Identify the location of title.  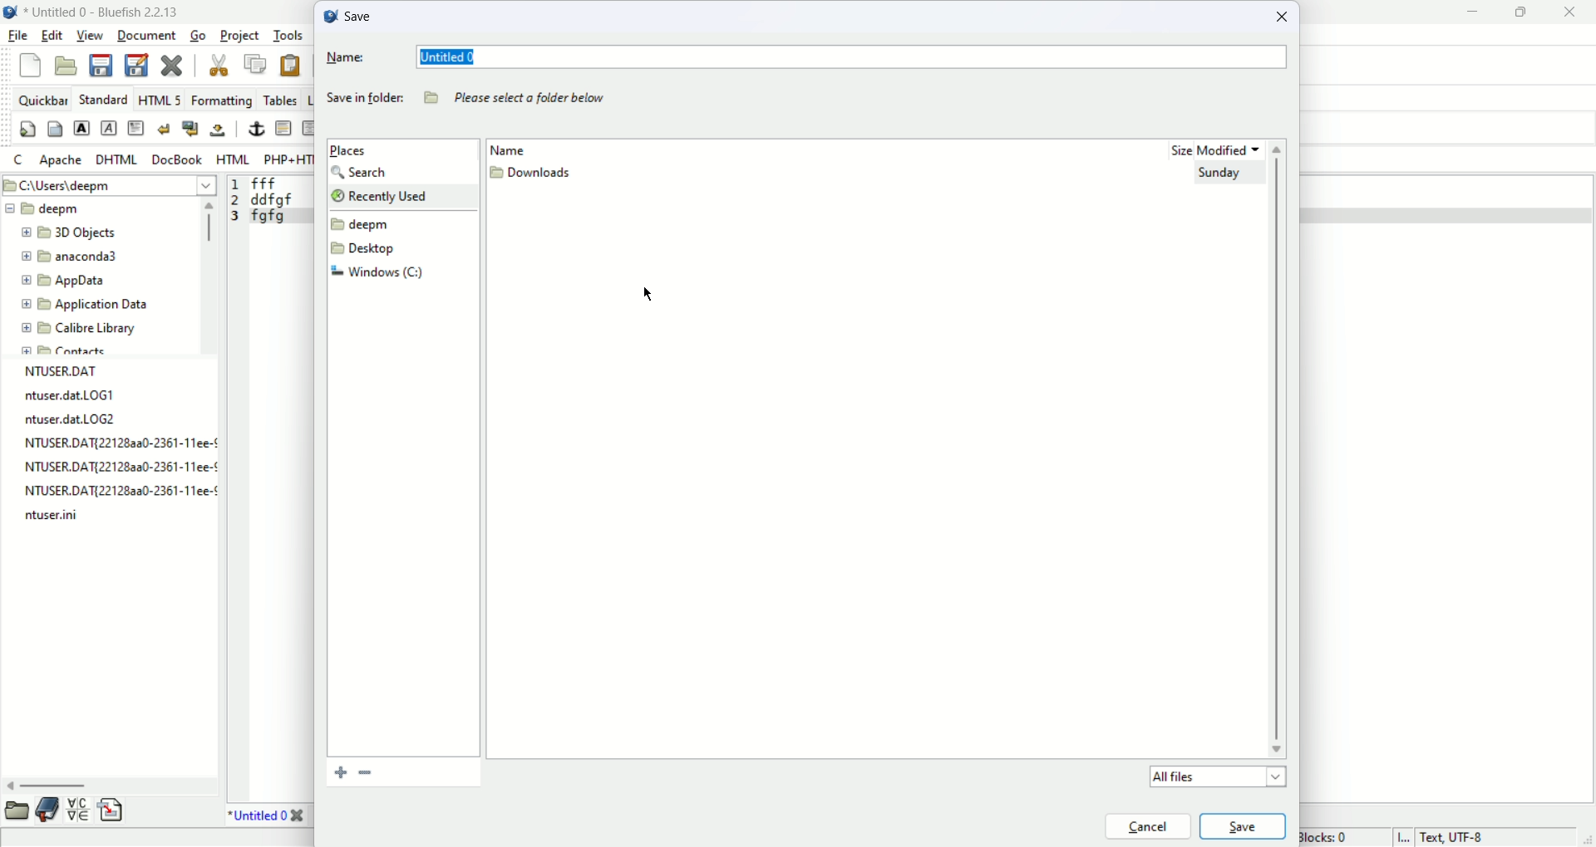
(271, 817).